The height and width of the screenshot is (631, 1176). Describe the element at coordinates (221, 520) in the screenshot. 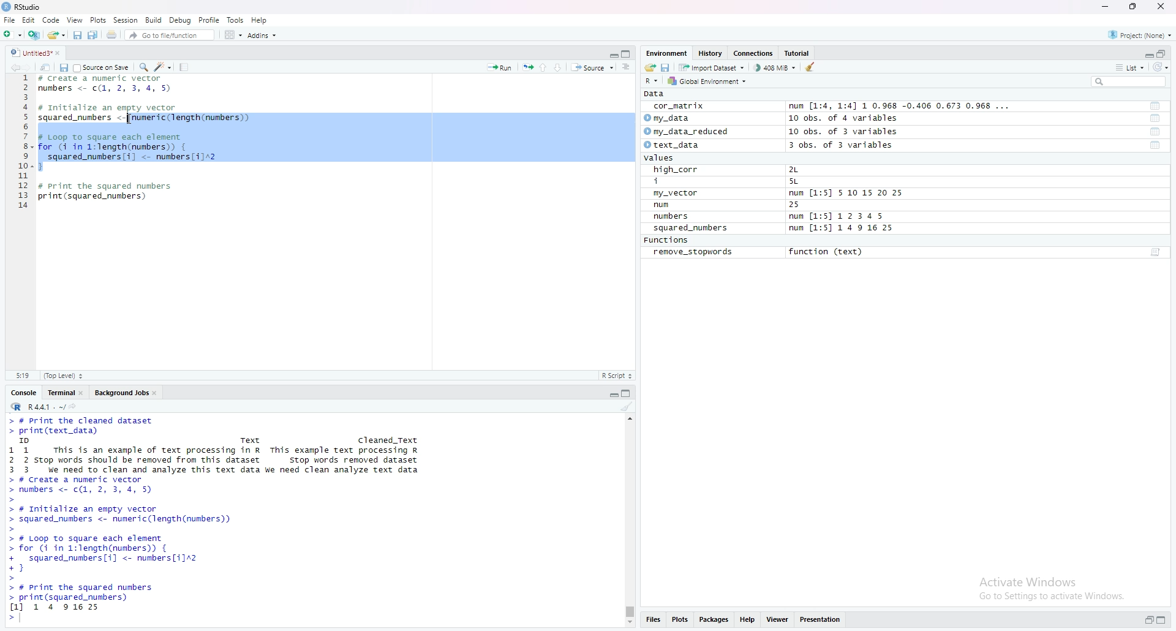

I see `> # print the cleaned dataset> print(text_data)™ Text Cleaned_Text11 This is an example of text processing in R This example text processing R2 2 stop words should be removed from this dataset stop words removed dataset3 3 ve need to clean and analyze this text data We need clean analyze text data> # Create a numeric vector> numbers <- c(1, 2, 3, 4, 5)> # Initialize an empty vector> squared_numbers <- numer ic(length(numbers))> # Loop To square each element> for (i in 1:length(numbers)) {+ squared_numbers[i] <- nunbers[i12+}> # print the squared numbers> print(squared_numbers)1] 1 4 9 16 25 >` at that location.